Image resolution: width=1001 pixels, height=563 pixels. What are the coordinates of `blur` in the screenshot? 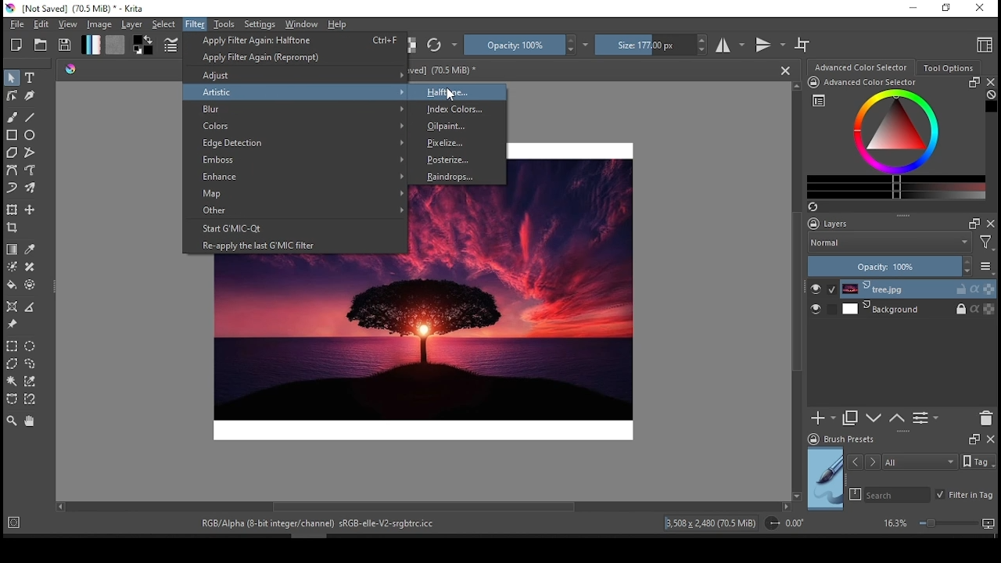 It's located at (295, 109).